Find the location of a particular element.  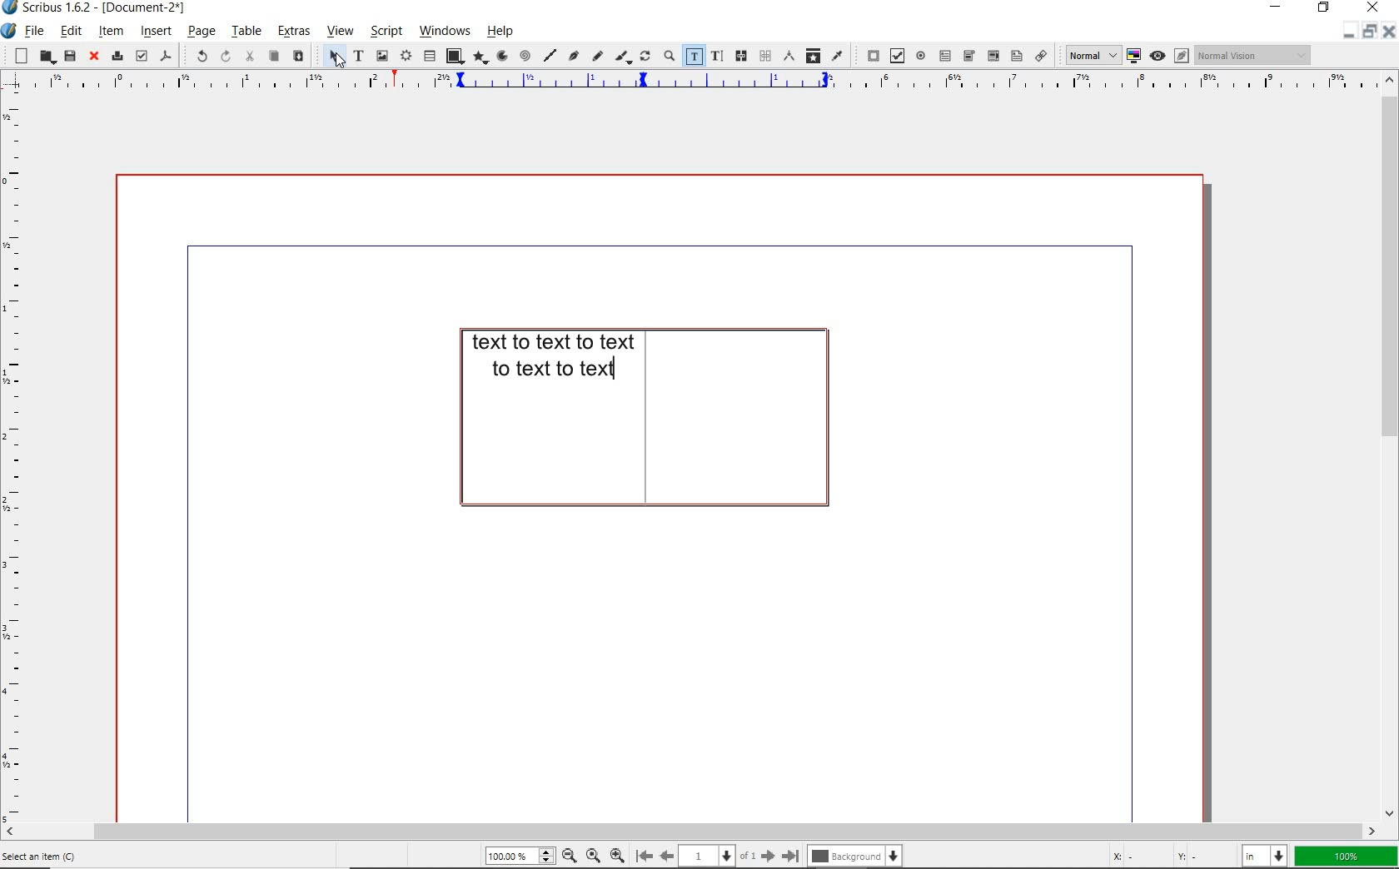

pdf check box is located at coordinates (894, 55).